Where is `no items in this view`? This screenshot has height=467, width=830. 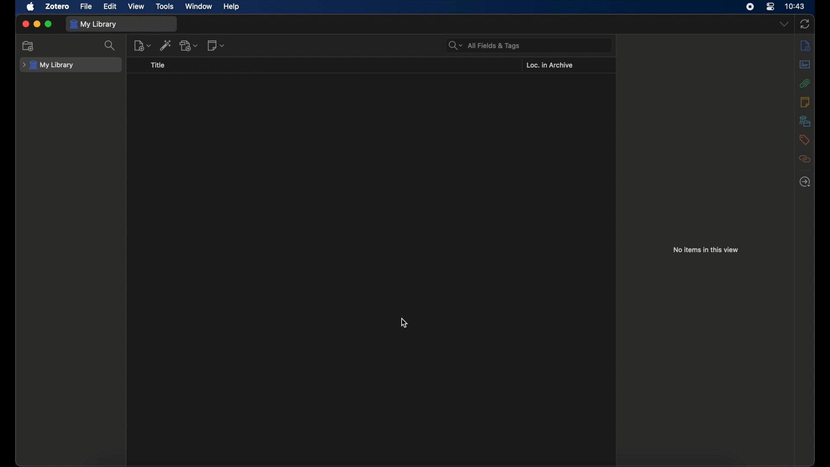 no items in this view is located at coordinates (706, 249).